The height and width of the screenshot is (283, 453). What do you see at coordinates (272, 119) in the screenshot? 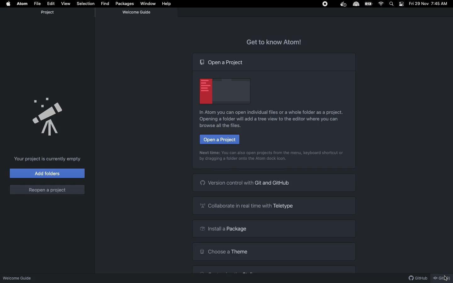
I see `In Atom you can open individual files or a whole folder as a project.
Opening a folder will add a tree view to the editor where you can
browse all the files.` at bounding box center [272, 119].